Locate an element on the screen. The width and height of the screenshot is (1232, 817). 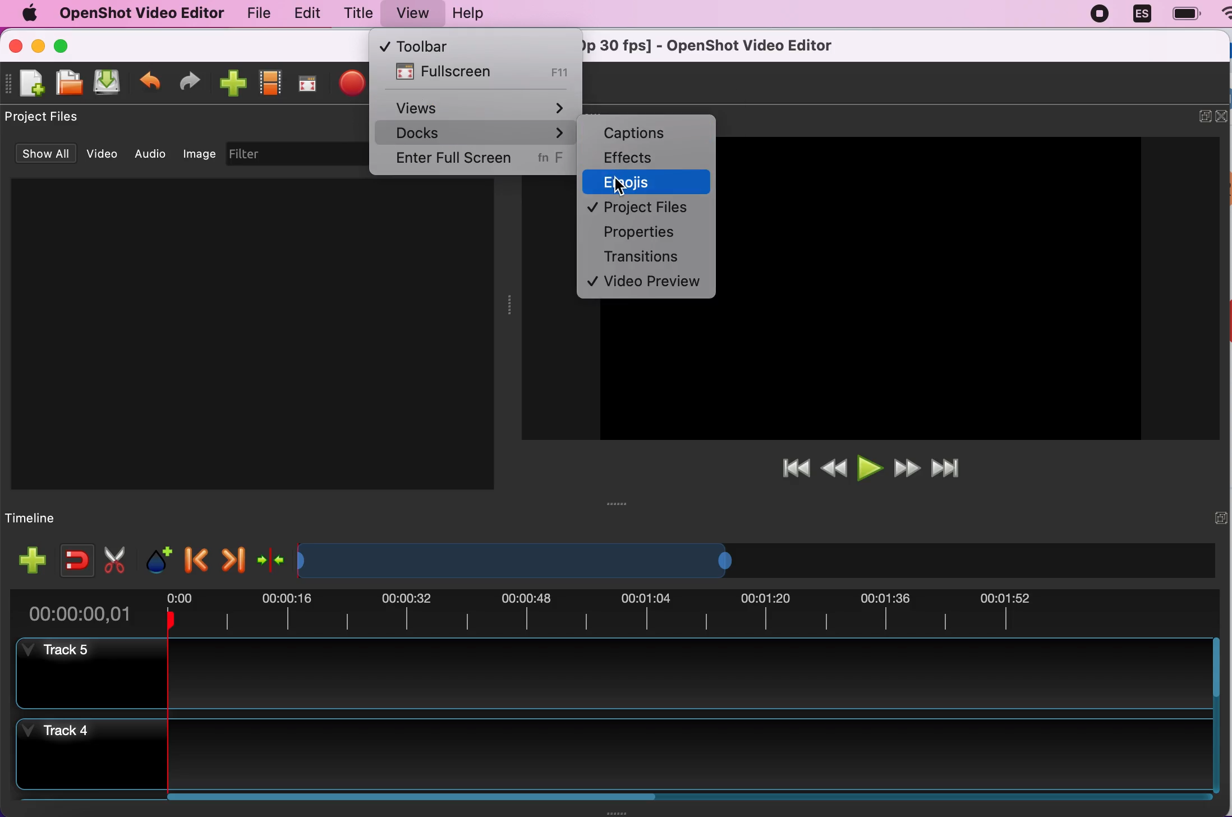
previous marker is located at coordinates (197, 556).